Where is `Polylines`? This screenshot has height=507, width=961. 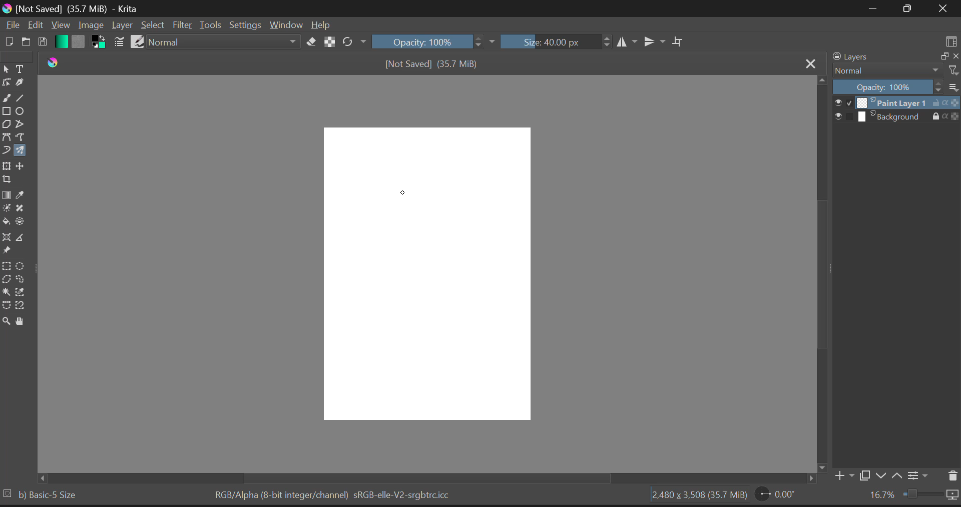
Polylines is located at coordinates (21, 124).